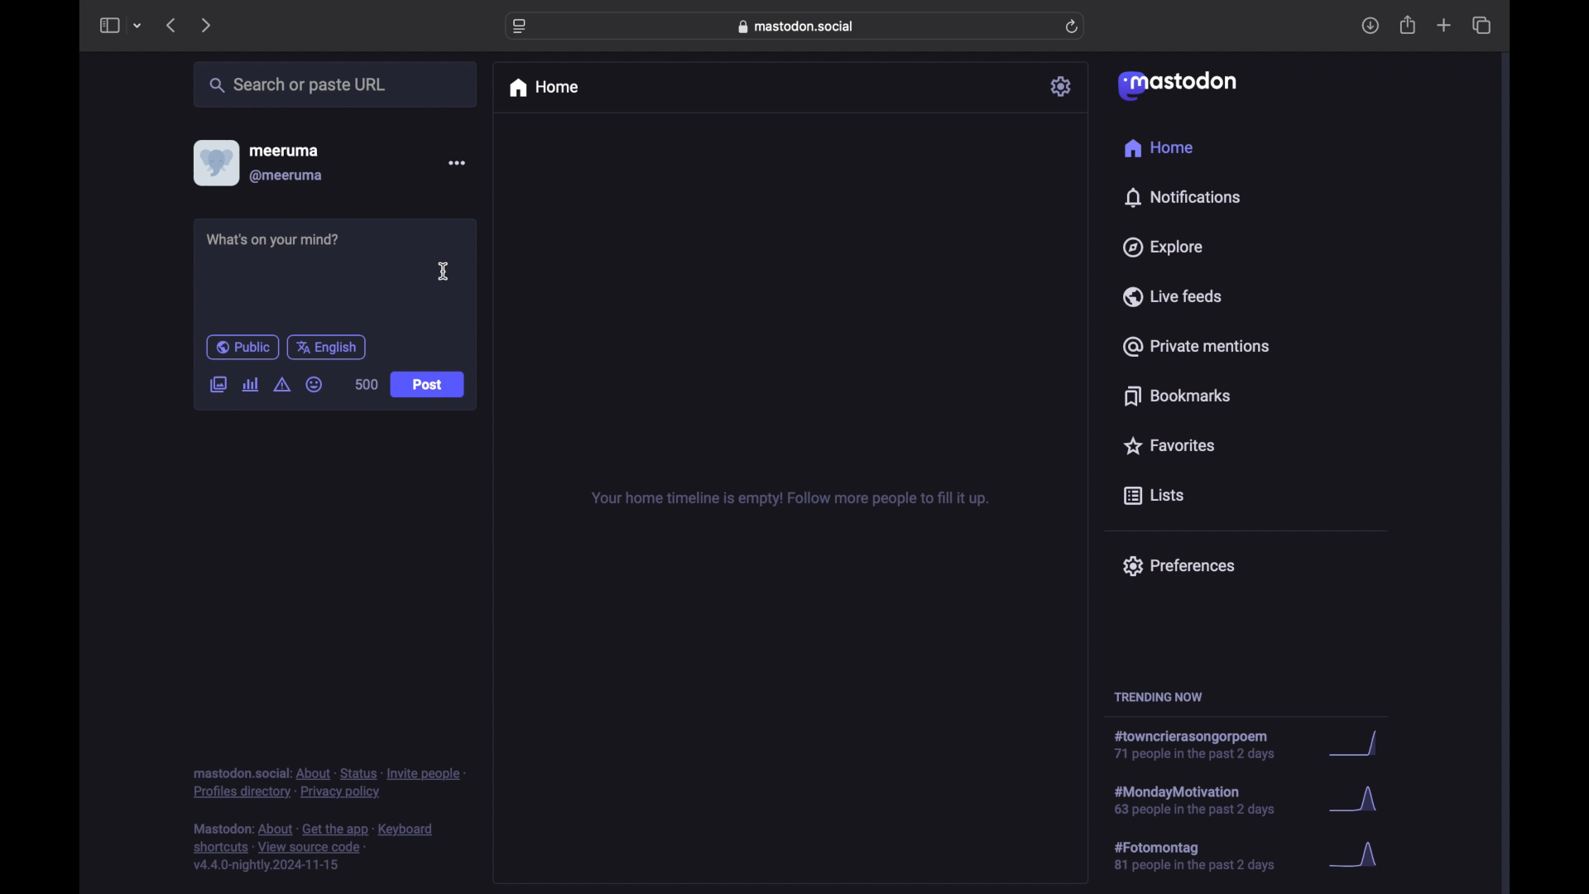 The image size is (1589, 894). What do you see at coordinates (1210, 799) in the screenshot?
I see `hashtag  trend` at bounding box center [1210, 799].